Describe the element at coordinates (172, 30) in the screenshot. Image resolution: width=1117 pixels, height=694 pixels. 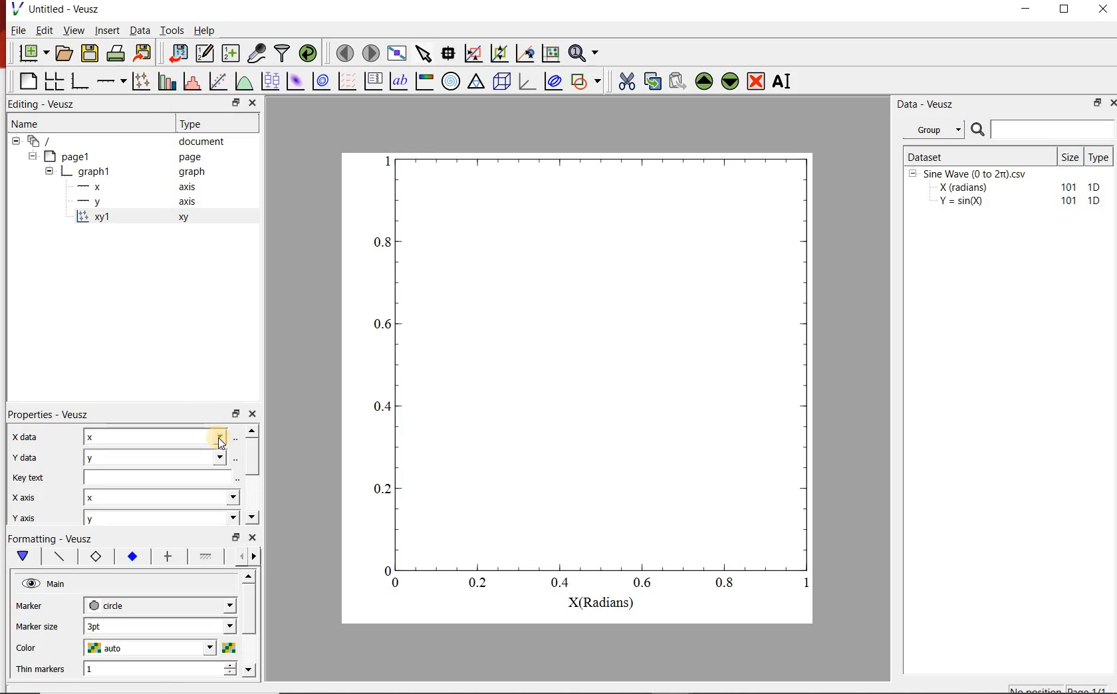
I see `Tools` at that location.